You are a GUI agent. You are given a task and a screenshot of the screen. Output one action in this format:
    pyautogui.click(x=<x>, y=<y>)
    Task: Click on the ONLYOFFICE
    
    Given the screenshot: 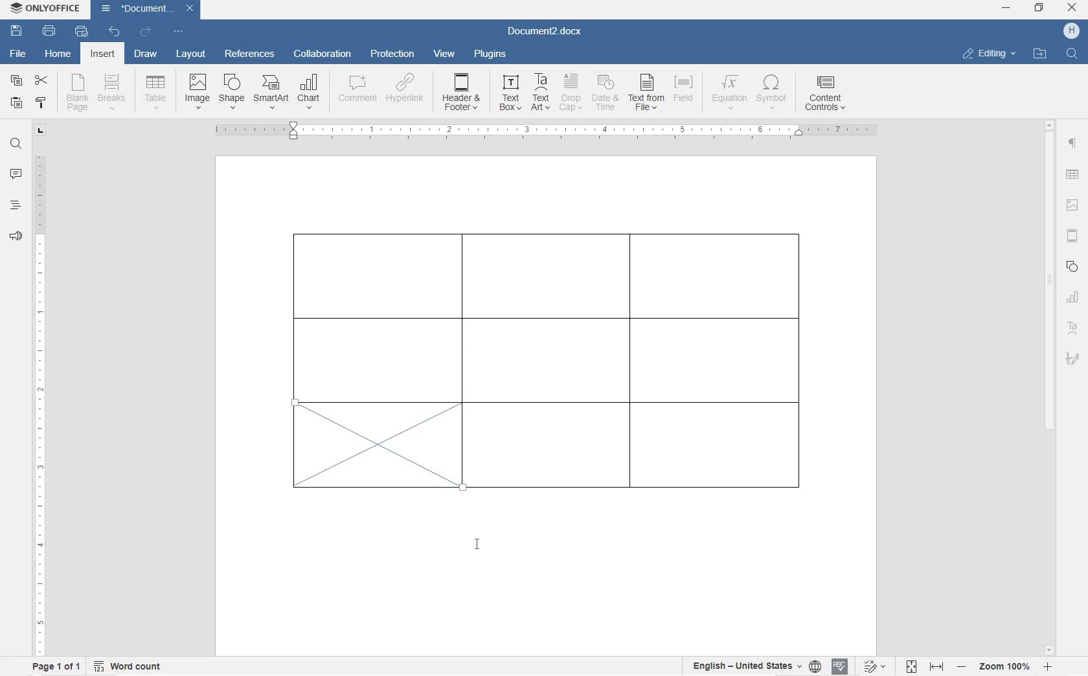 What is the action you would take?
    pyautogui.click(x=47, y=8)
    